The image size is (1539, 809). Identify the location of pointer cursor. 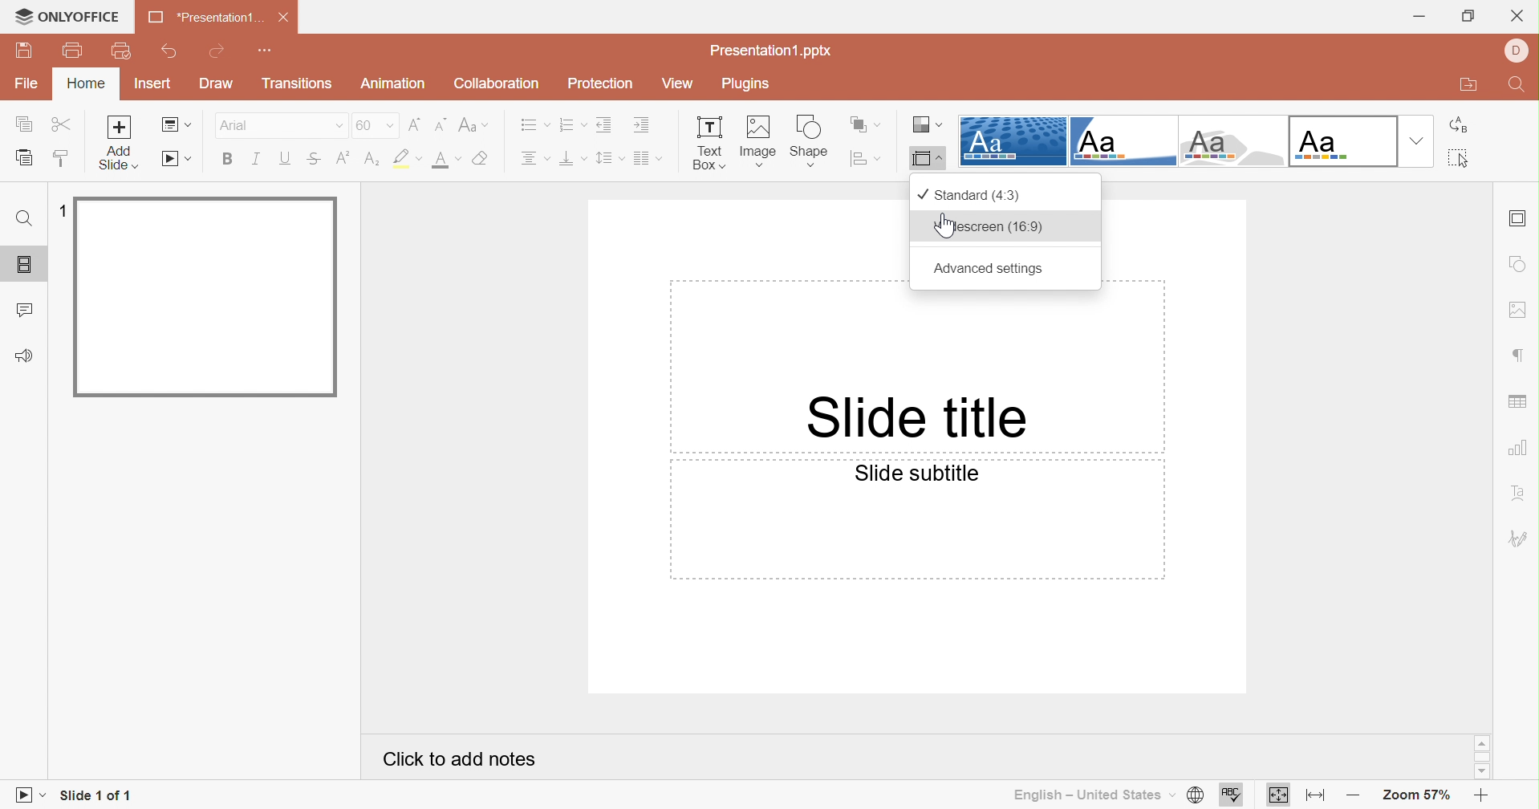
(943, 226).